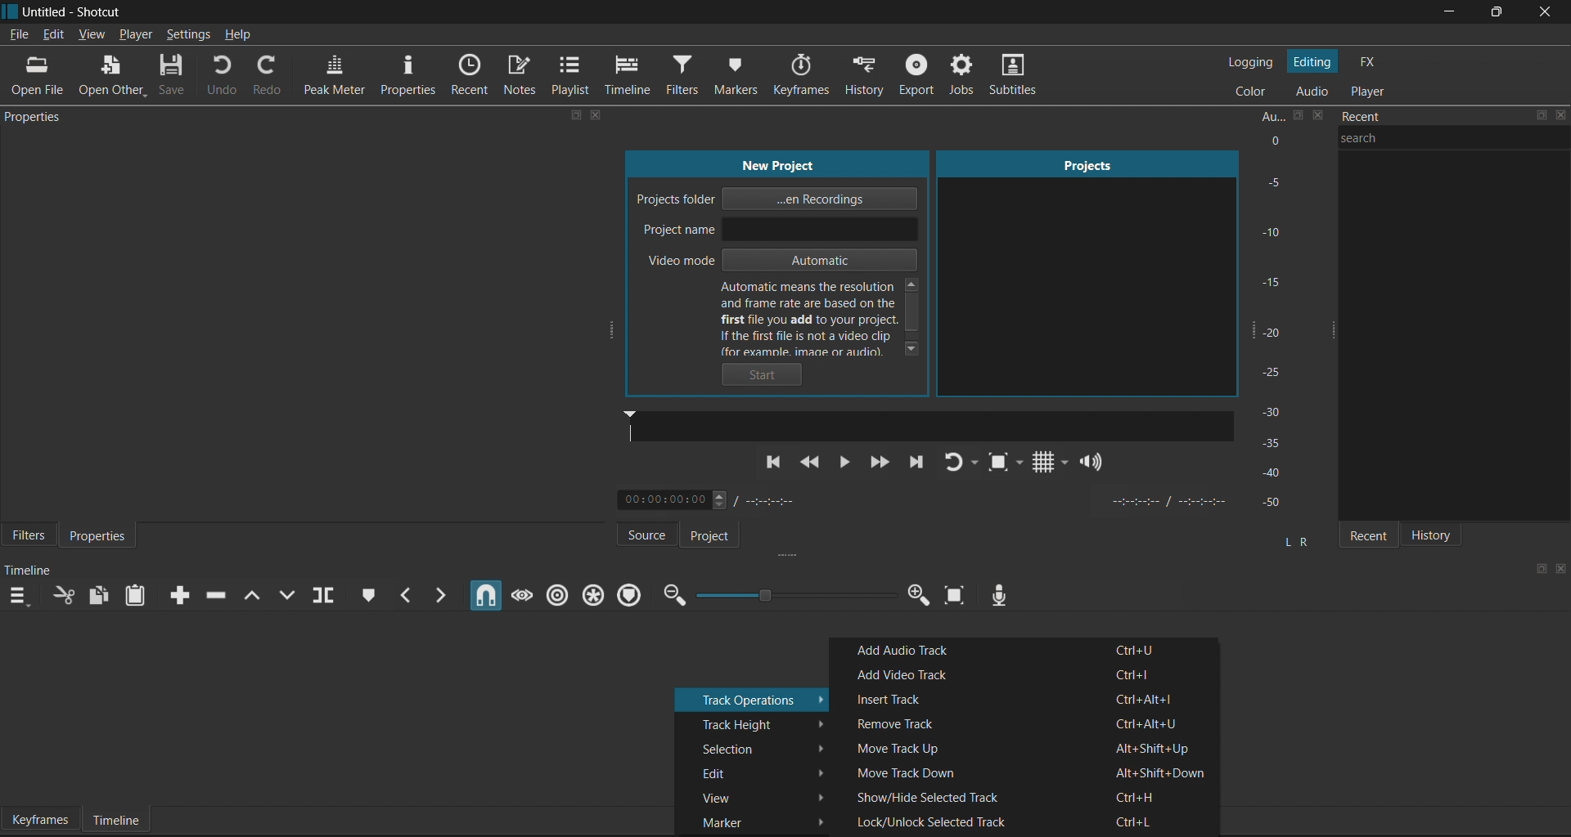 This screenshot has width=1571, height=837. What do you see at coordinates (40, 76) in the screenshot?
I see `Open File` at bounding box center [40, 76].